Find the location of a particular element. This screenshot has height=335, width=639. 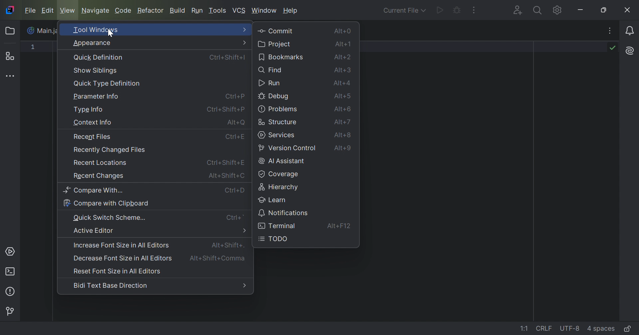

Alt+1 is located at coordinates (344, 44).